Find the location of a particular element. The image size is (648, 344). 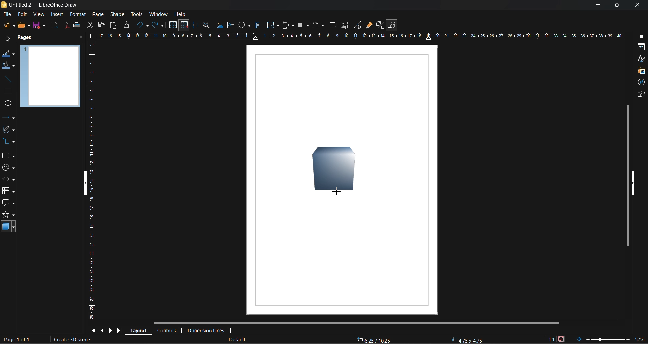

close is located at coordinates (80, 38).